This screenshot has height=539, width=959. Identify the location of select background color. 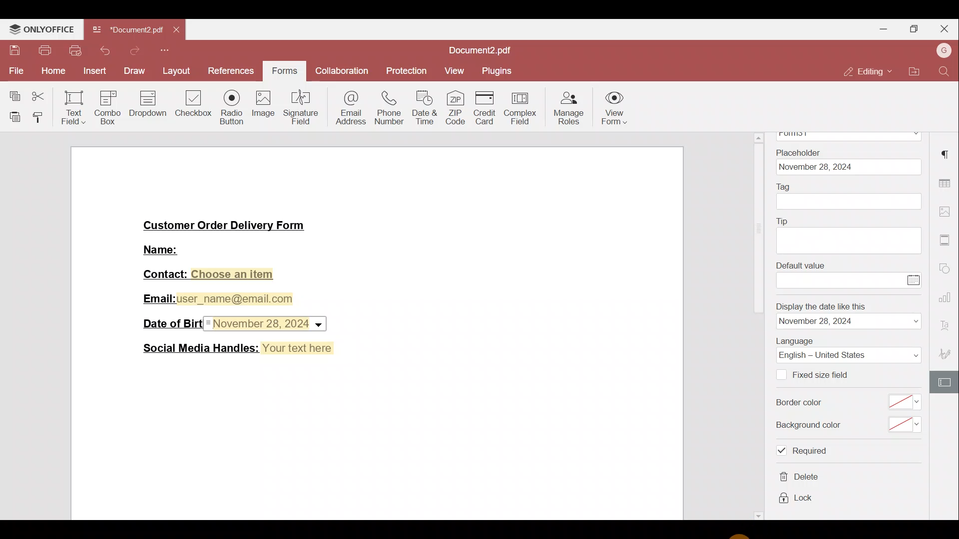
(905, 423).